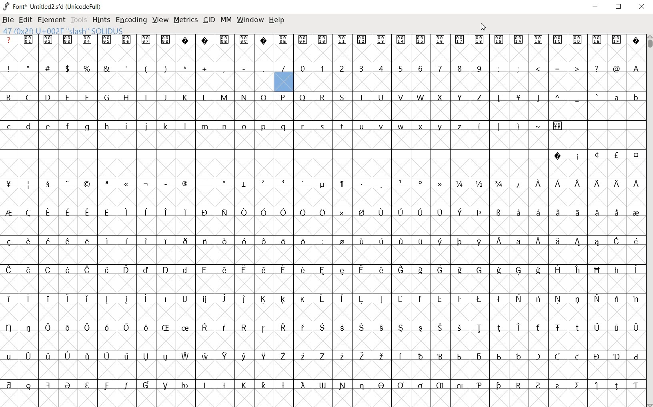 The width and height of the screenshot is (653, 407). I want to click on CURSOR, so click(483, 27).